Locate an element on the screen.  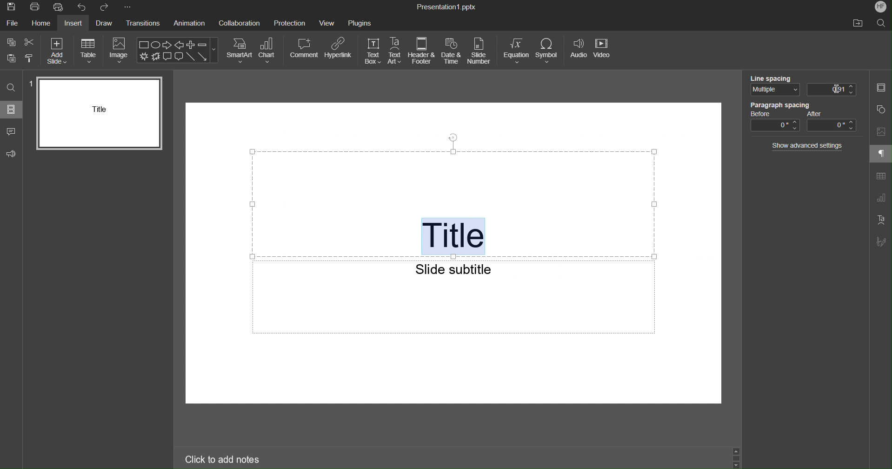
Slide subtitle is located at coordinates (455, 267).